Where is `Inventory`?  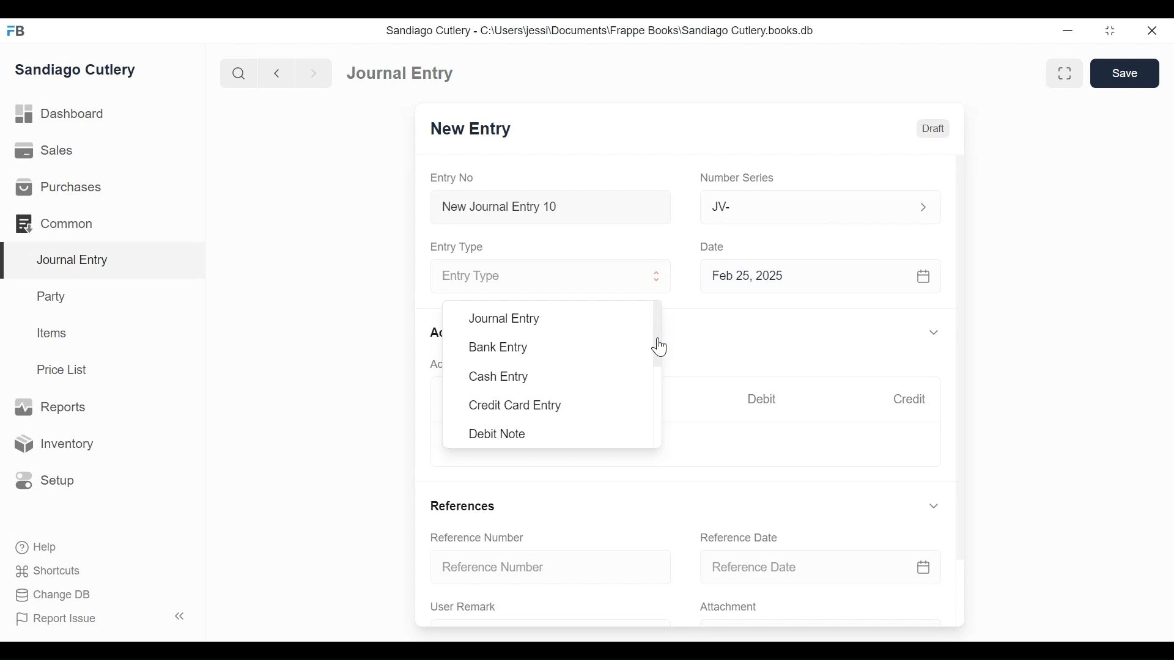
Inventory is located at coordinates (57, 443).